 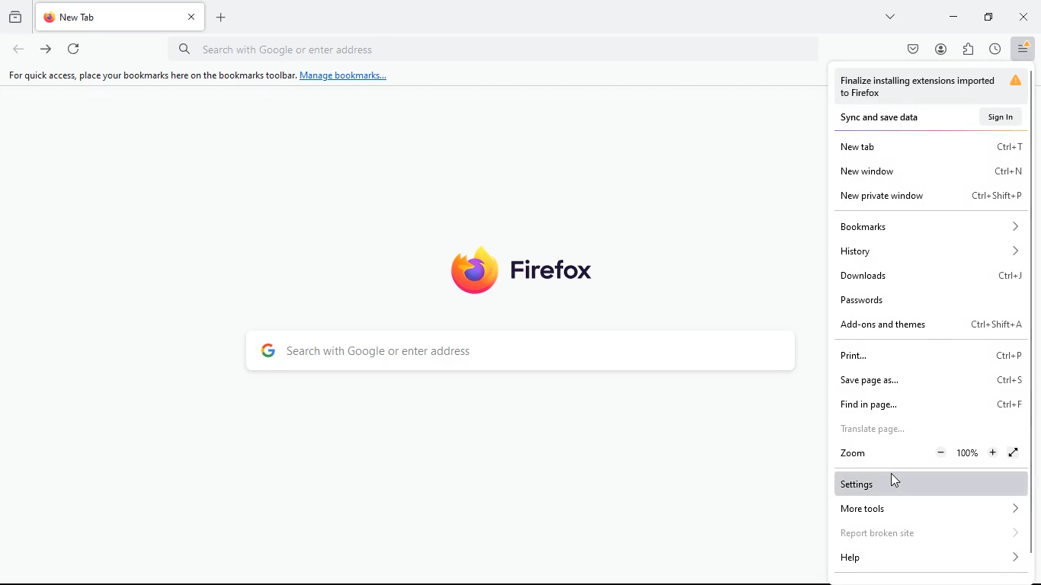 I want to click on sync and save data, so click(x=892, y=117).